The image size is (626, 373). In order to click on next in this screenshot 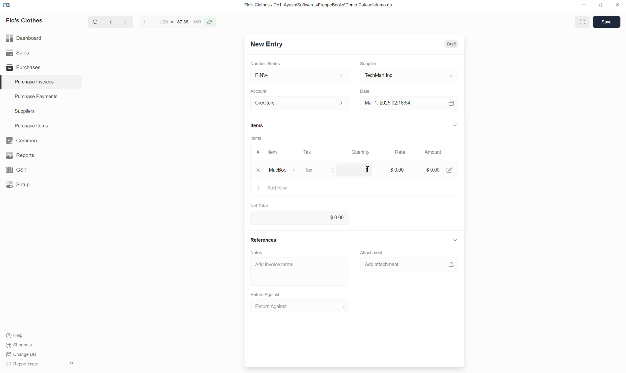, I will do `click(126, 22)`.